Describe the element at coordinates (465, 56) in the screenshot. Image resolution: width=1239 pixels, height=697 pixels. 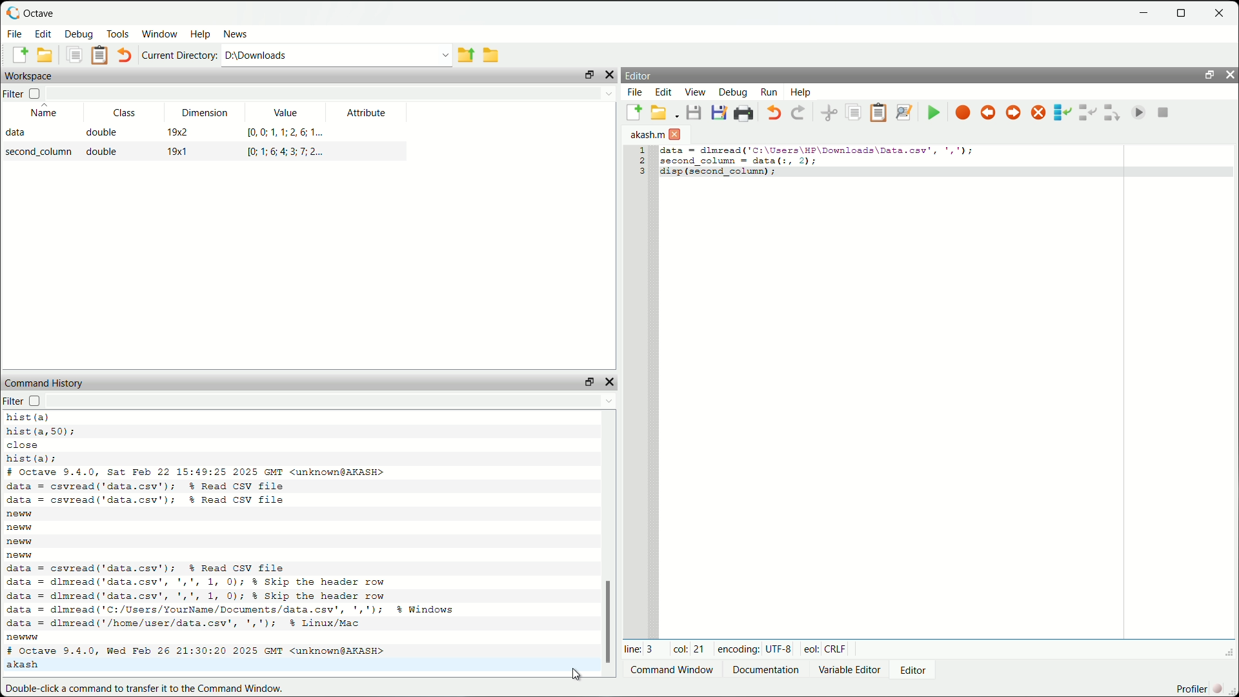
I see `one directory up` at that location.